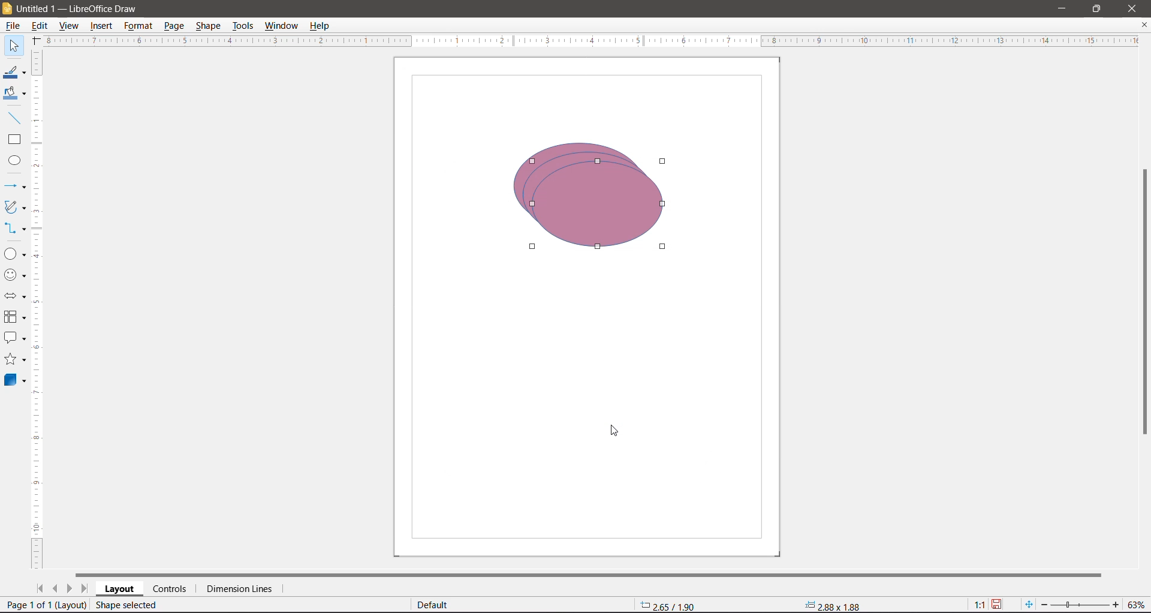 This screenshot has height=613, width=1151. Describe the element at coordinates (14, 140) in the screenshot. I see `Rectangle` at that location.